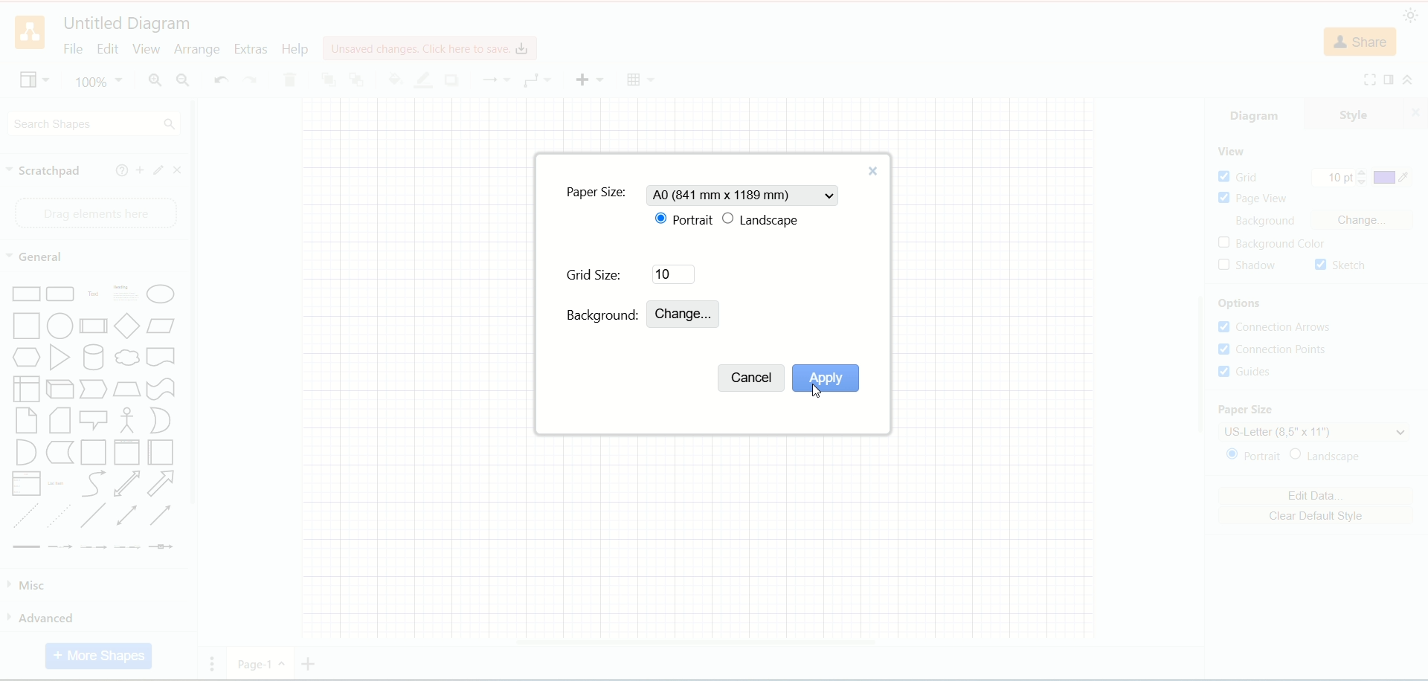 This screenshot has height=681, width=1428. I want to click on Curved Corner Rectangle, so click(61, 296).